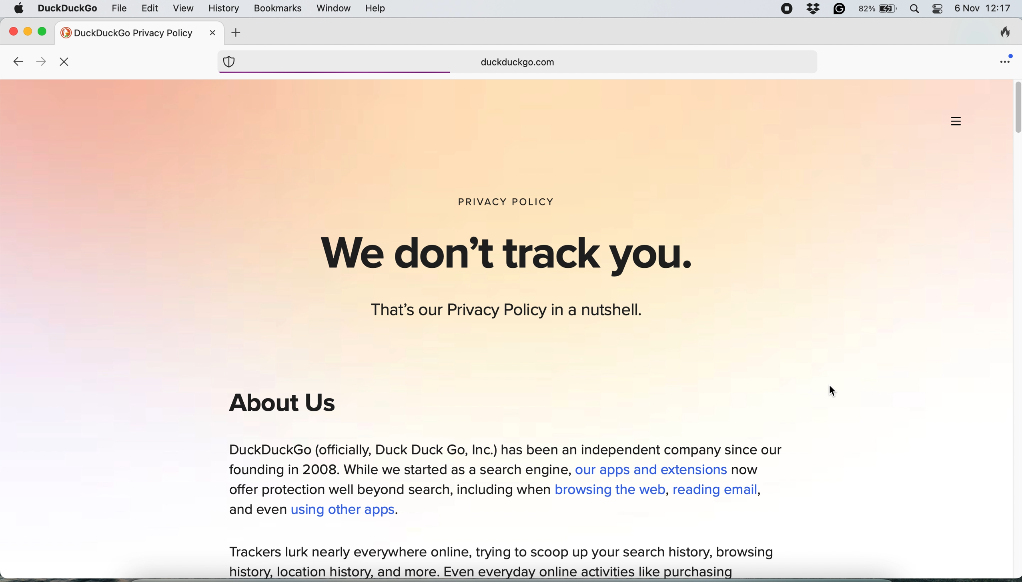 The image size is (1022, 582). Describe the element at coordinates (814, 10) in the screenshot. I see `dropbox` at that location.